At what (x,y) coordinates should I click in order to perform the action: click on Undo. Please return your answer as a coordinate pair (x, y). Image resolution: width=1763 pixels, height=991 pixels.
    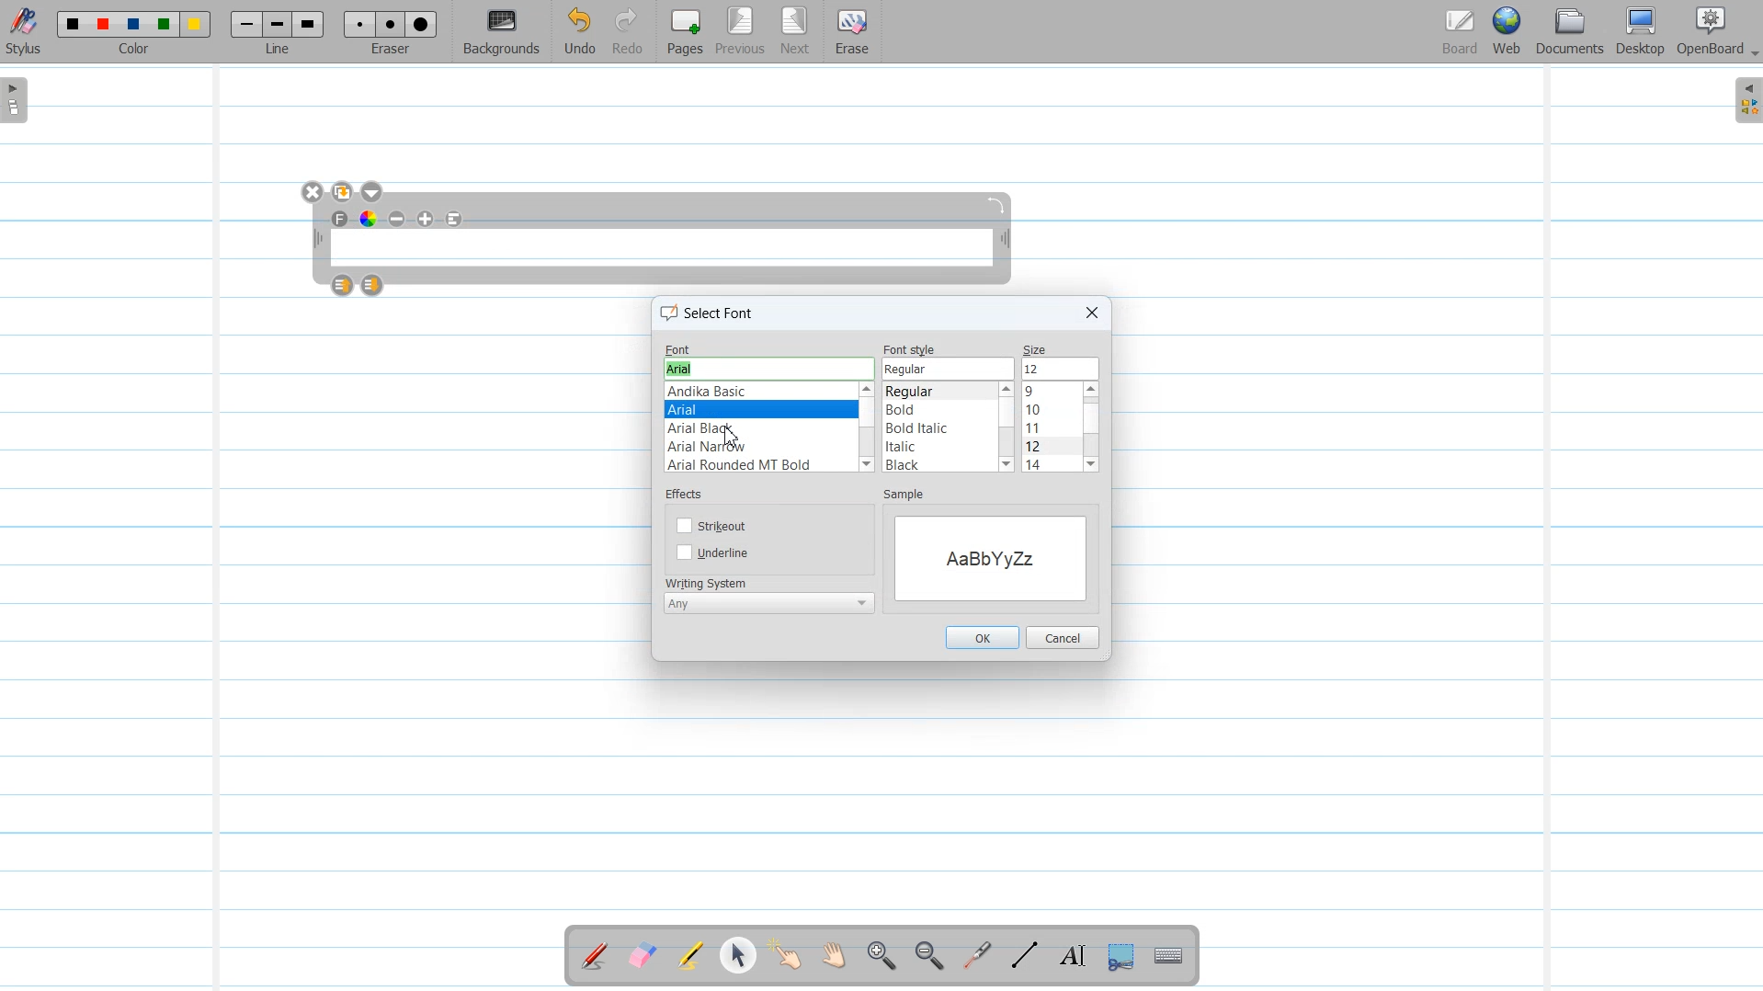
    Looking at the image, I should click on (579, 32).